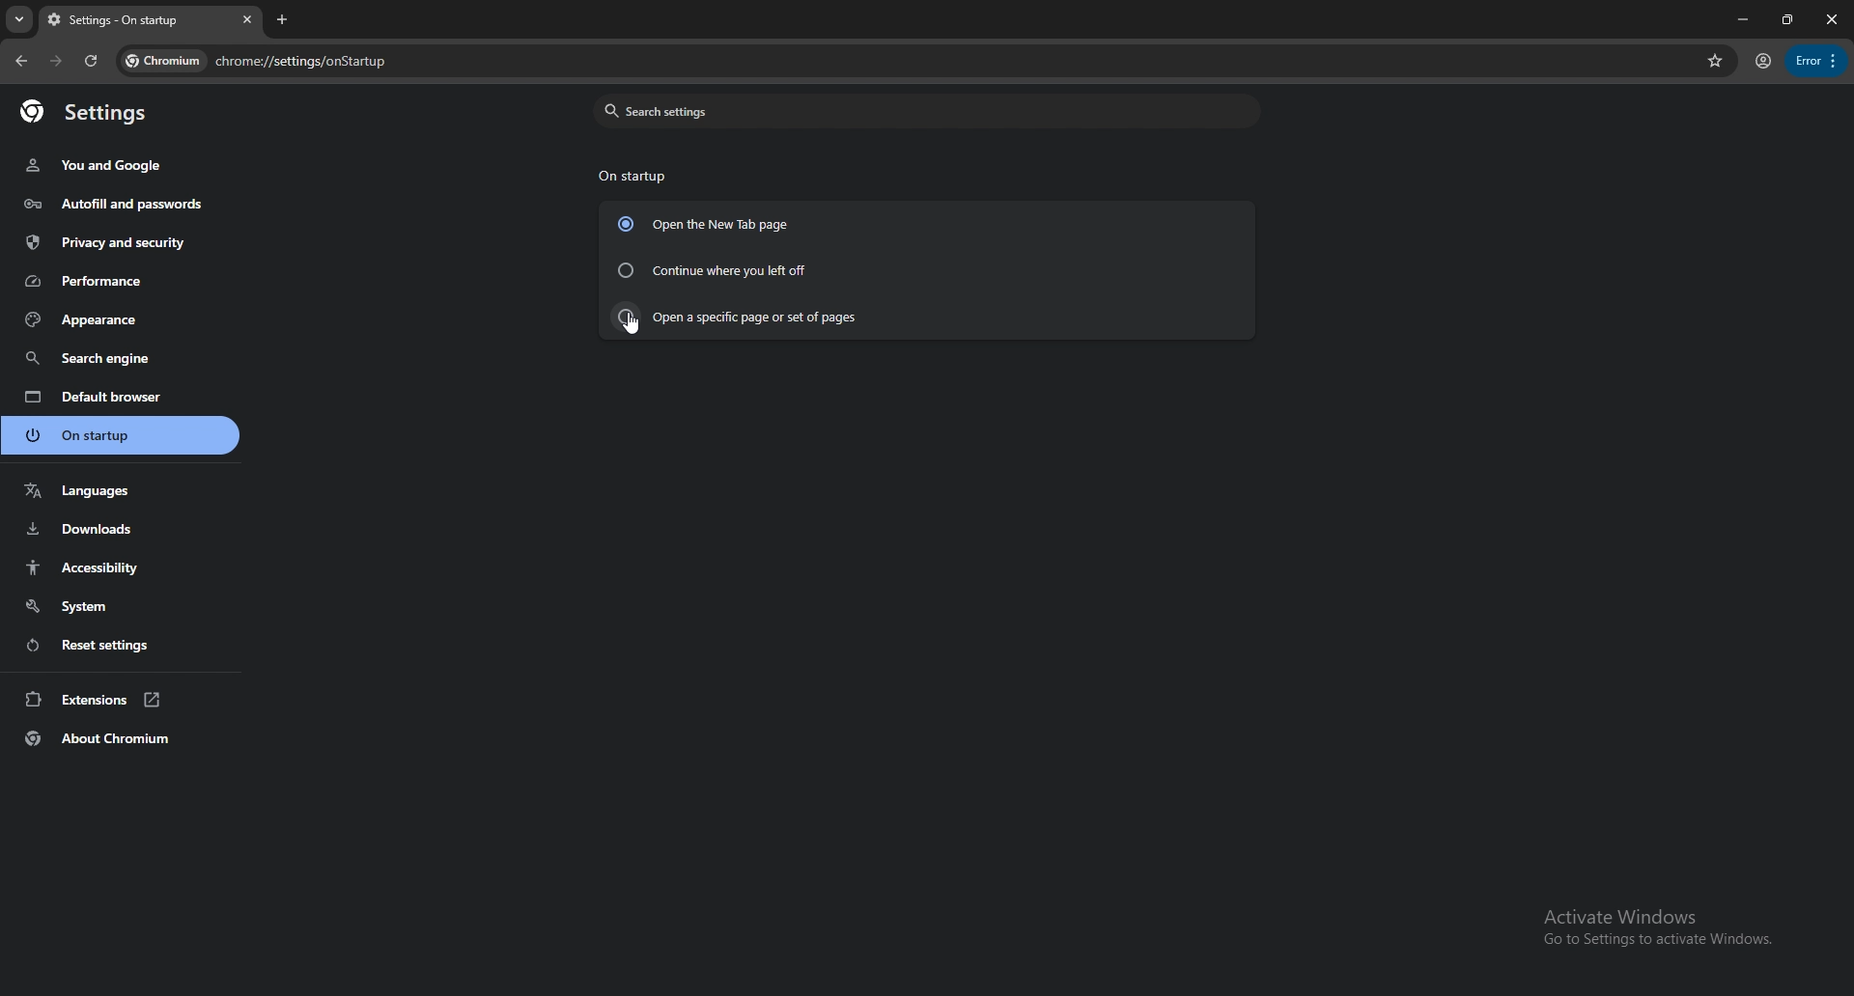  Describe the element at coordinates (924, 111) in the screenshot. I see `search settings` at that location.